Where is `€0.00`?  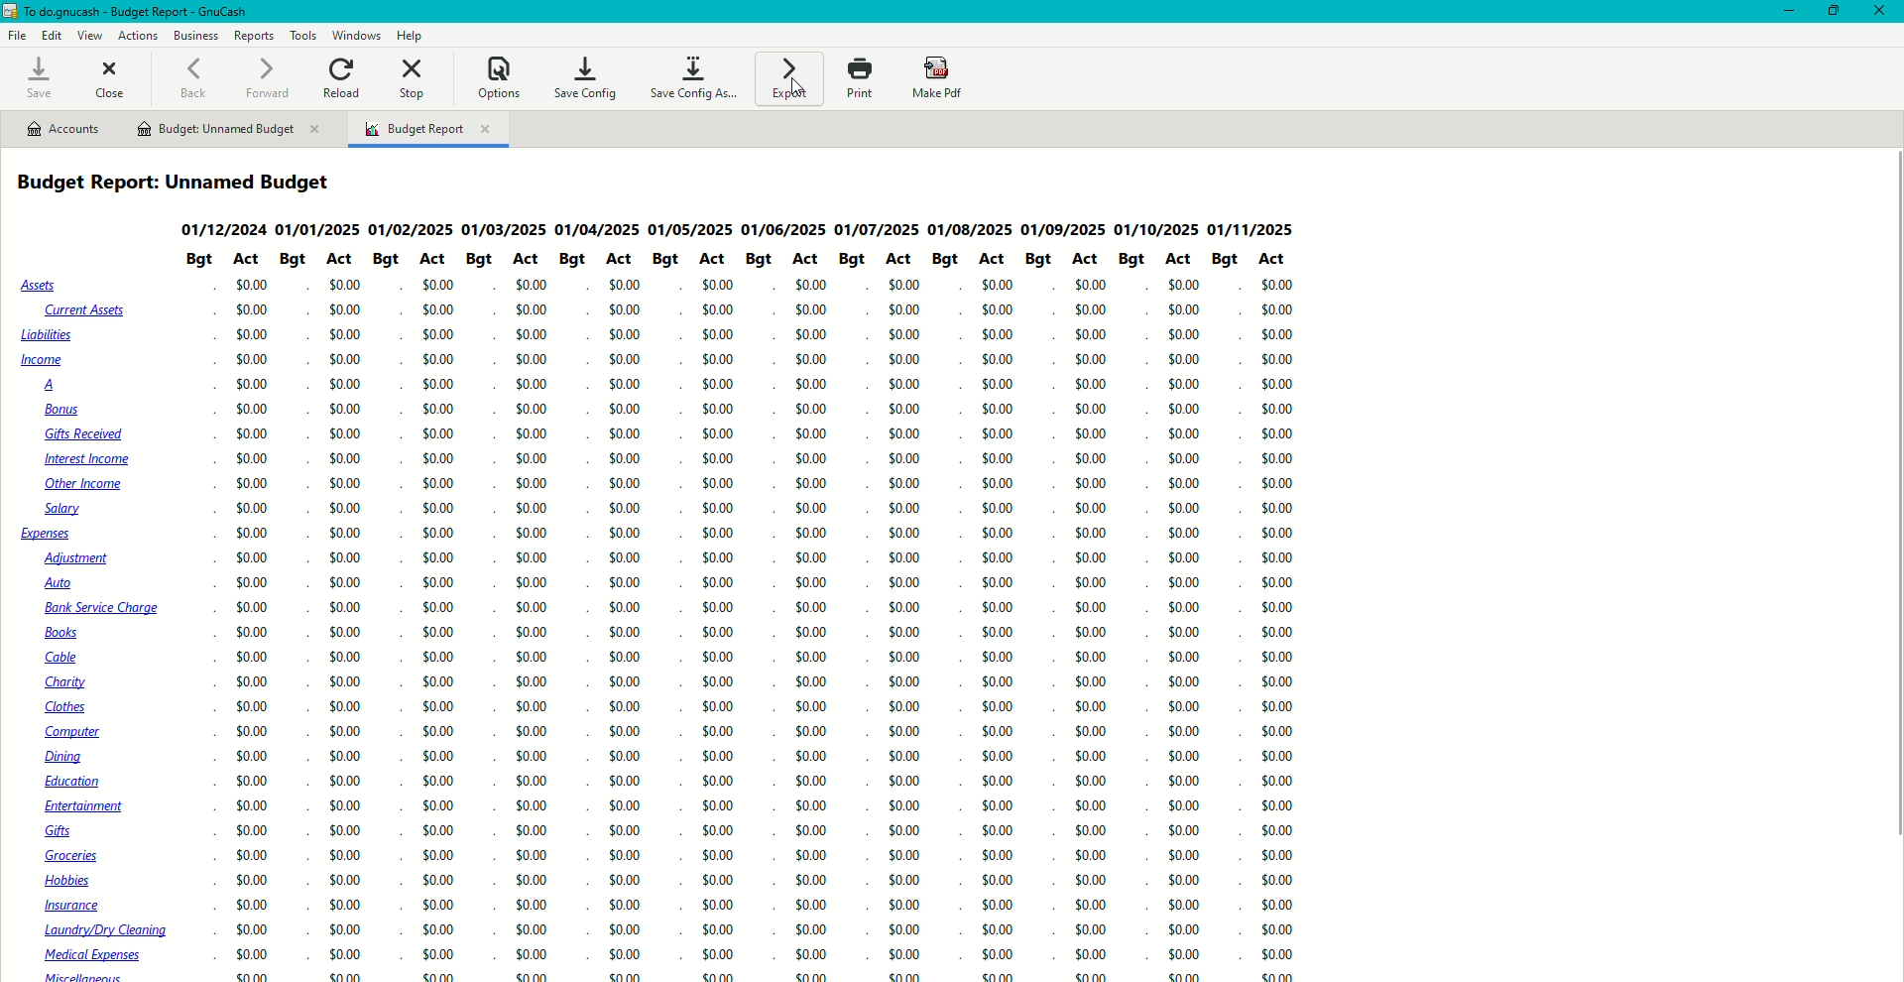
€0.00 is located at coordinates (438, 830).